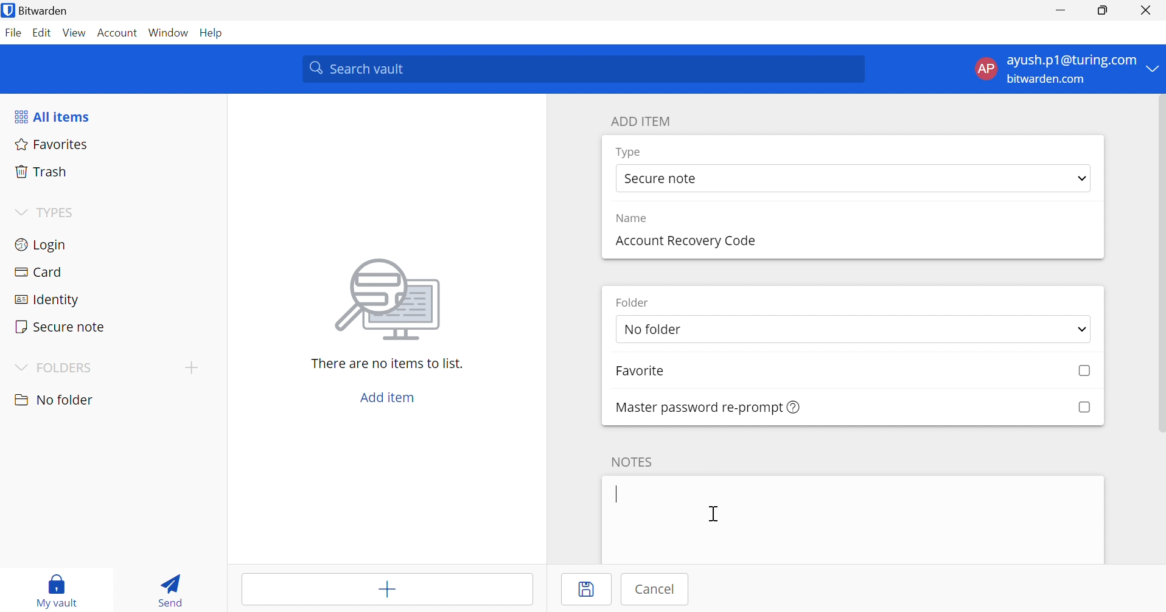 This screenshot has height=612, width=1166. What do you see at coordinates (386, 364) in the screenshot?
I see `There are no items to list` at bounding box center [386, 364].